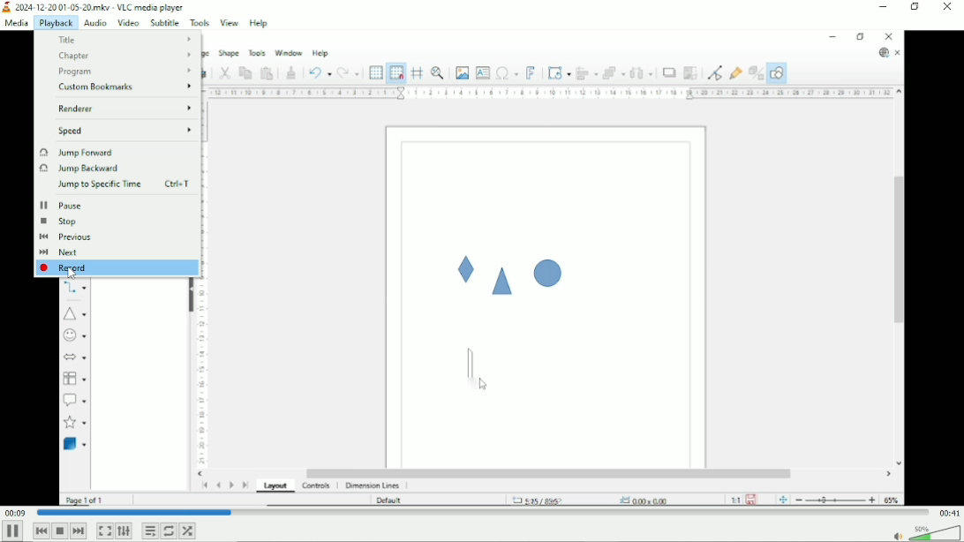  I want to click on Title, so click(124, 40).